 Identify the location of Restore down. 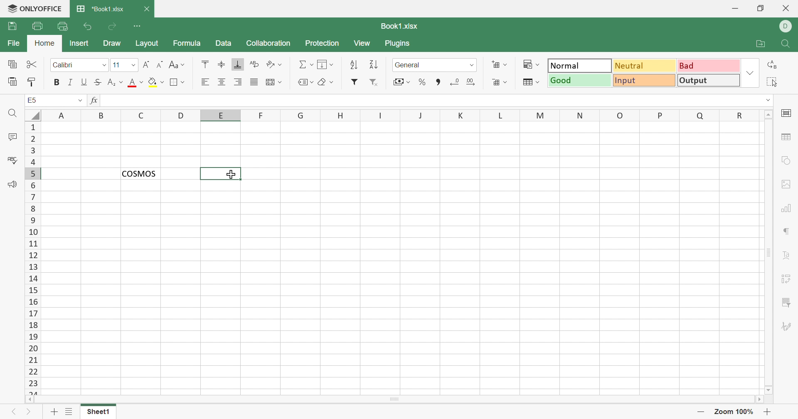
(763, 9).